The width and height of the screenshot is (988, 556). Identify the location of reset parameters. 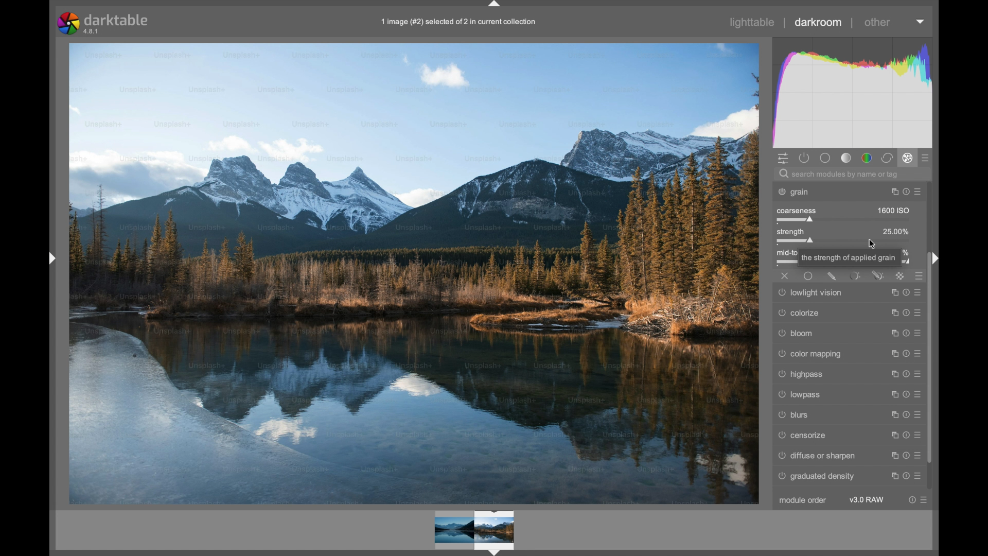
(906, 333).